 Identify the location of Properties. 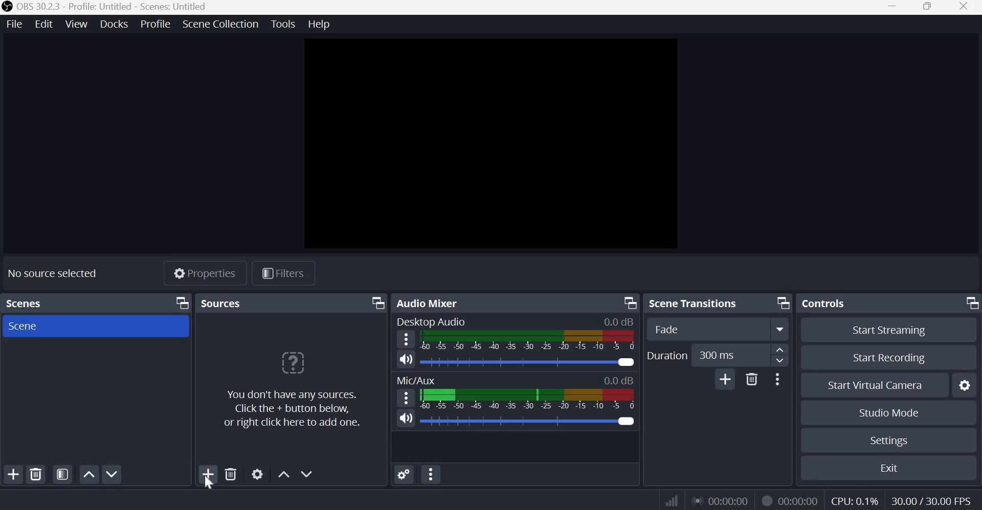
(204, 273).